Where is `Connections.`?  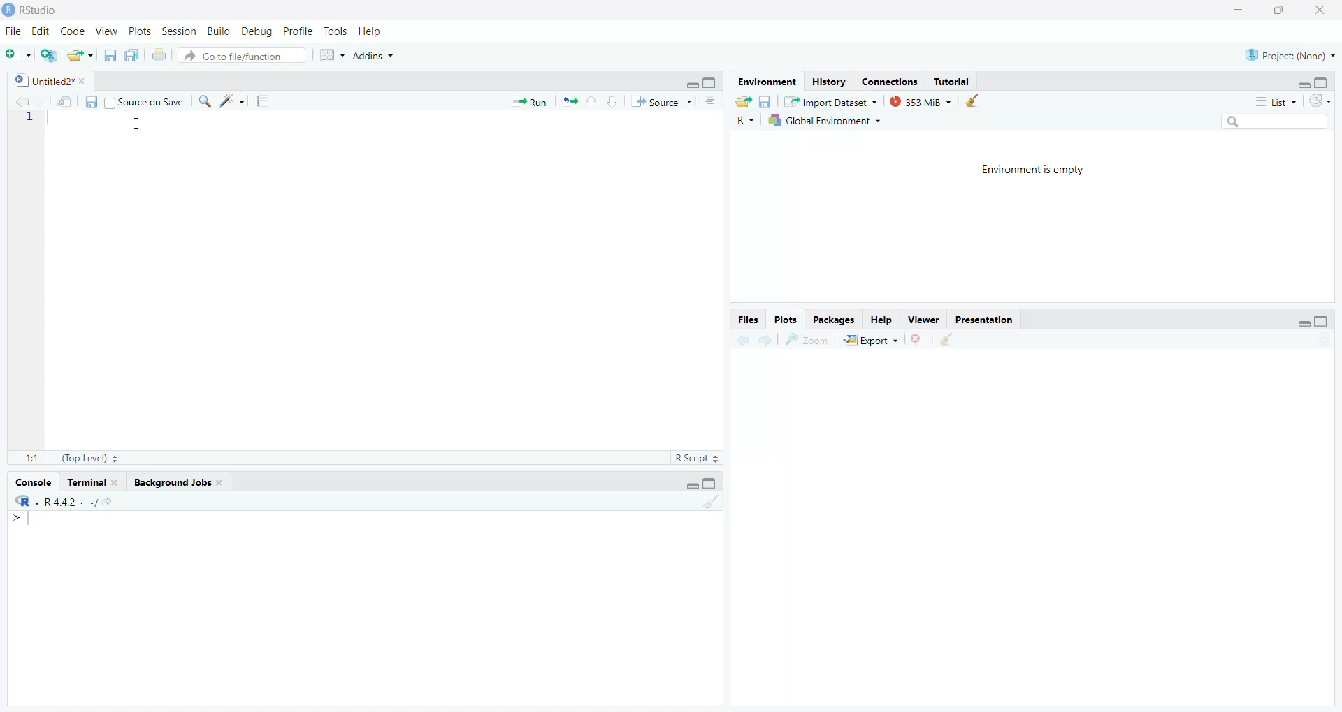 Connections. is located at coordinates (892, 82).